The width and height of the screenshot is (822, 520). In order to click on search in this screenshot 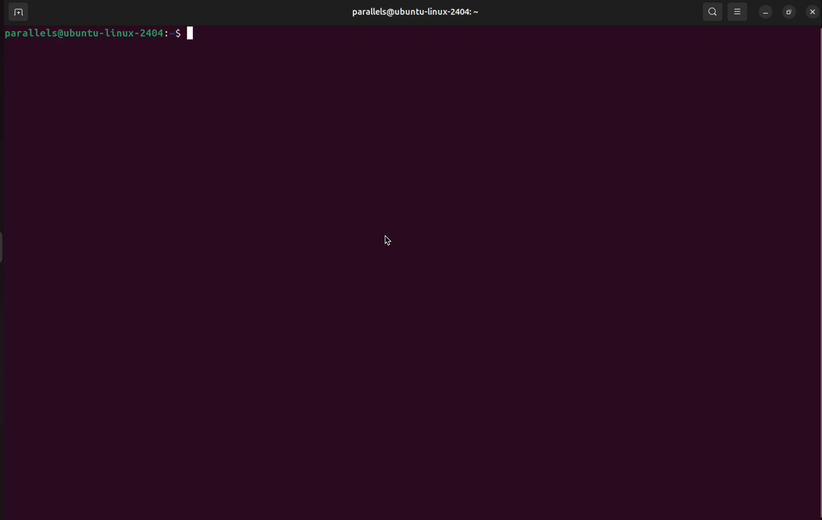, I will do `click(712, 11)`.